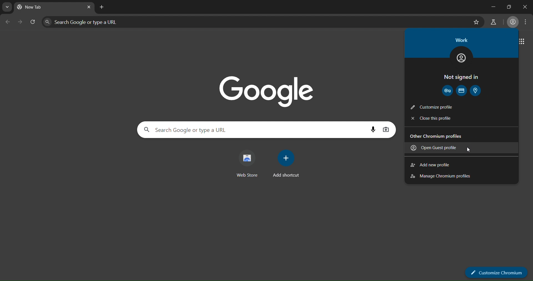 The width and height of the screenshot is (533, 281). I want to click on minimize, so click(492, 7).